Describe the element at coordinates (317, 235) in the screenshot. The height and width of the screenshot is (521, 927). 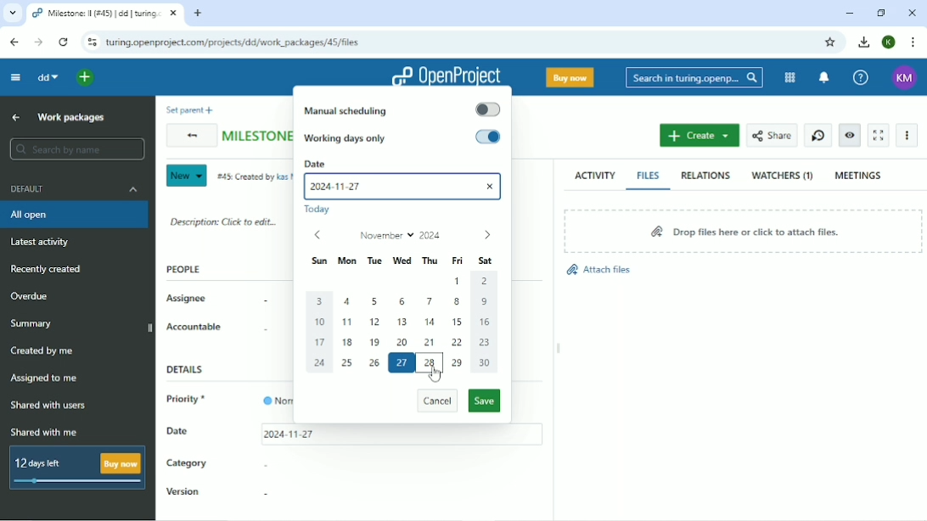
I see `Previous month` at that location.